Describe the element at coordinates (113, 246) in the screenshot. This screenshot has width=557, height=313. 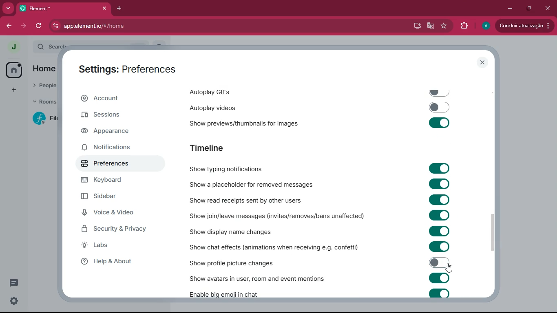
I see `labs` at that location.